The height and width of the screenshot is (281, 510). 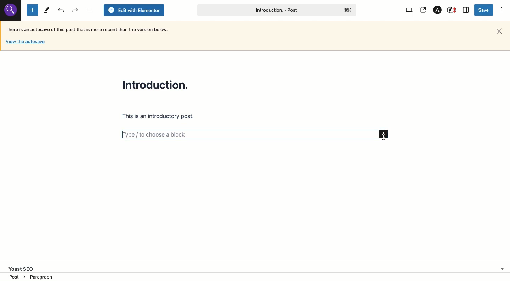 I want to click on Redo, so click(x=62, y=10).